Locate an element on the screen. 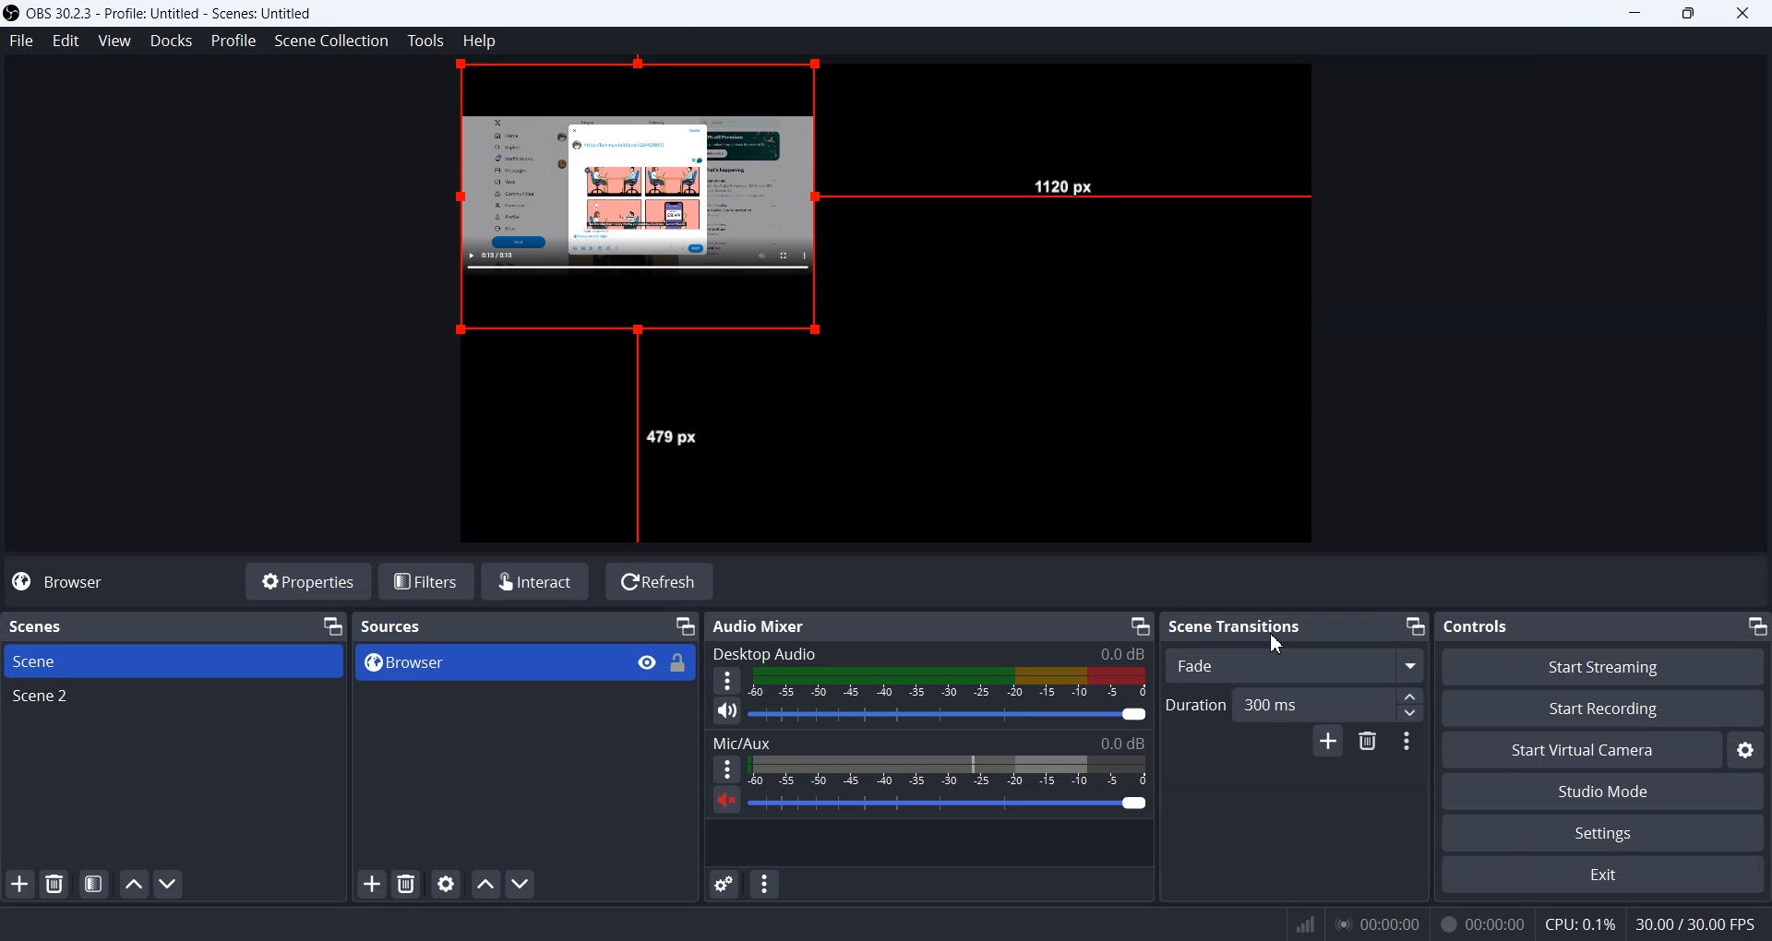  Scene is located at coordinates (174, 661).